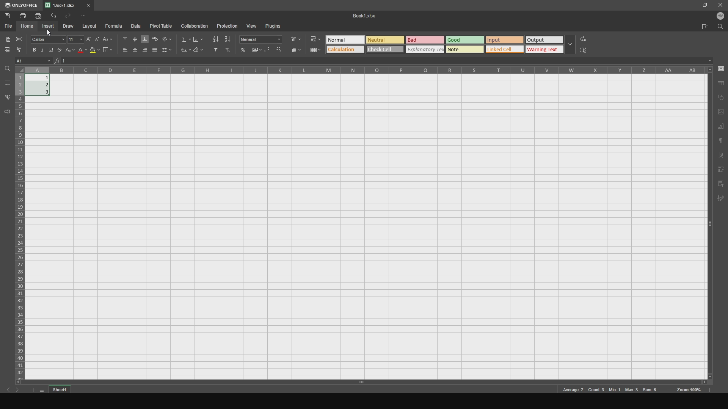 This screenshot has height=409, width=728. What do you see at coordinates (228, 39) in the screenshot?
I see `sort descending` at bounding box center [228, 39].